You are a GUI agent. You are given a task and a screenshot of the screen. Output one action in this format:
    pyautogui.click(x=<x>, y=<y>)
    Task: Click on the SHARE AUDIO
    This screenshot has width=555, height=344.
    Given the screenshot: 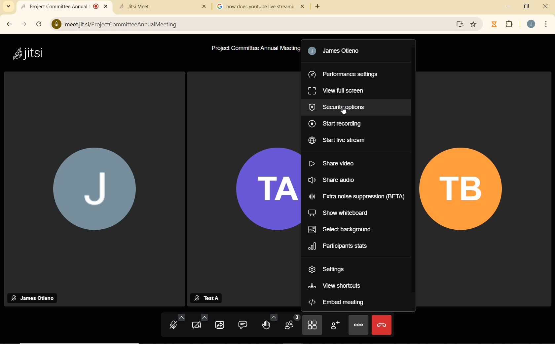 What is the action you would take?
    pyautogui.click(x=335, y=179)
    